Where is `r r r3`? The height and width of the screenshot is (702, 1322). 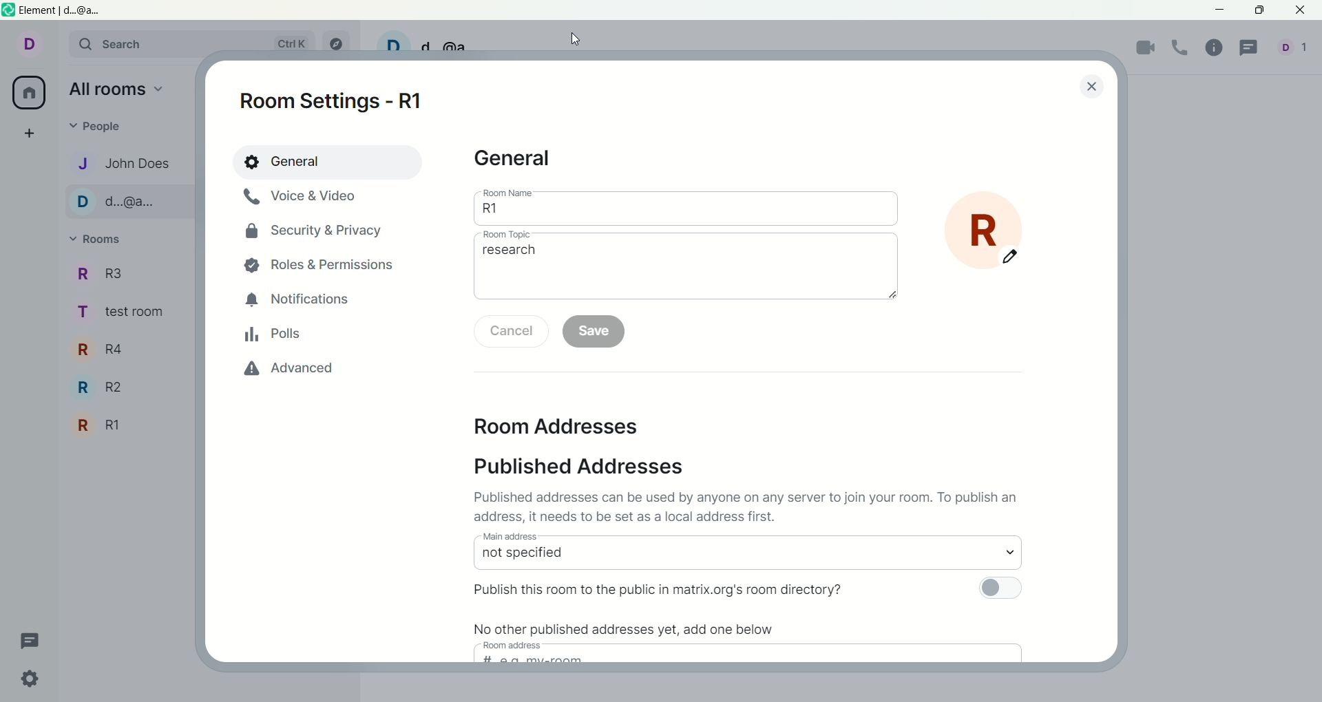 r r r3 is located at coordinates (109, 275).